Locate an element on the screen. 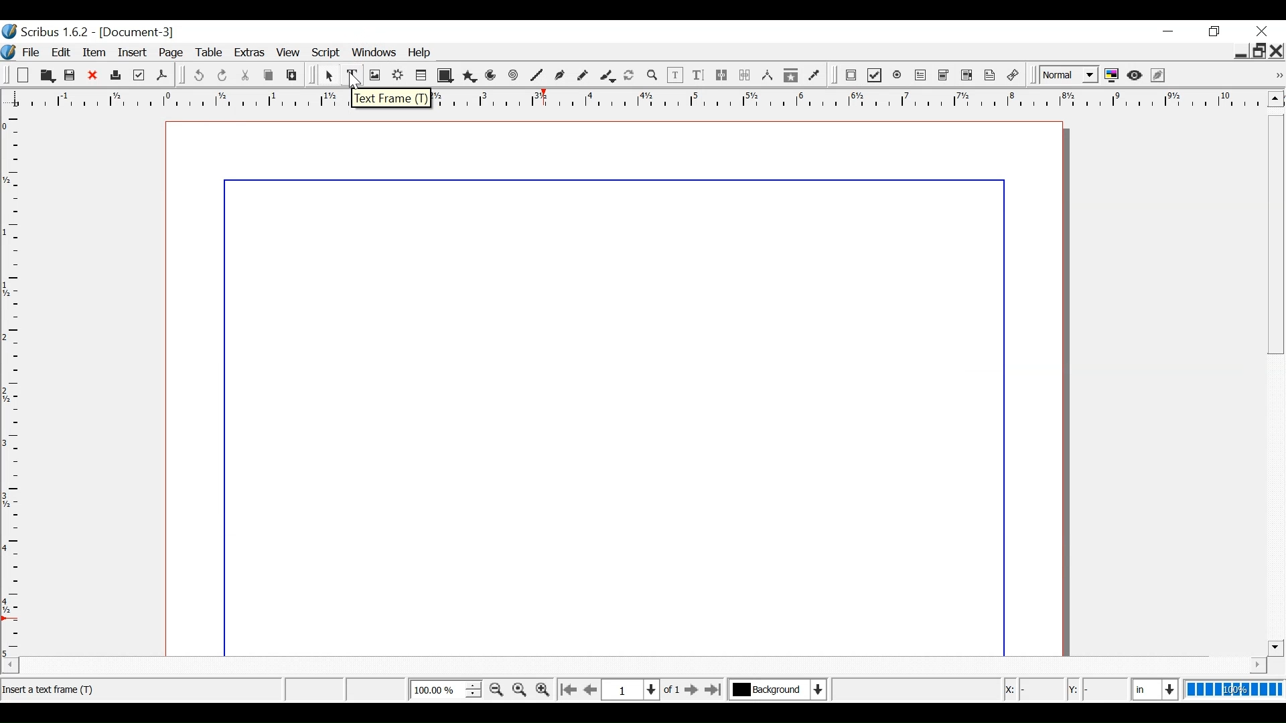  link text frames is located at coordinates (722, 76).